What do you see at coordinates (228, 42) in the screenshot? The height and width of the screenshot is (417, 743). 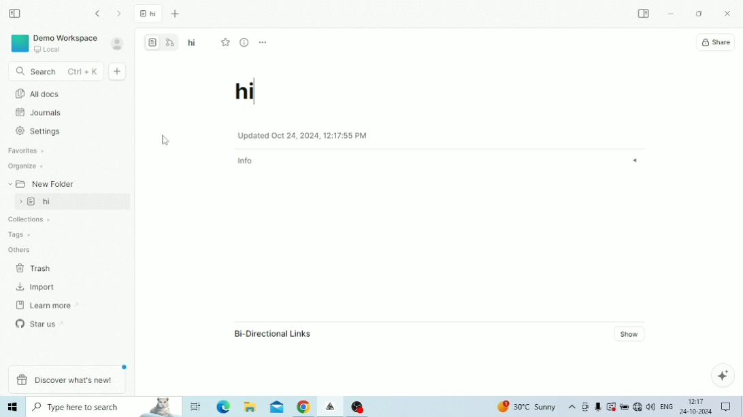 I see `Favourite` at bounding box center [228, 42].